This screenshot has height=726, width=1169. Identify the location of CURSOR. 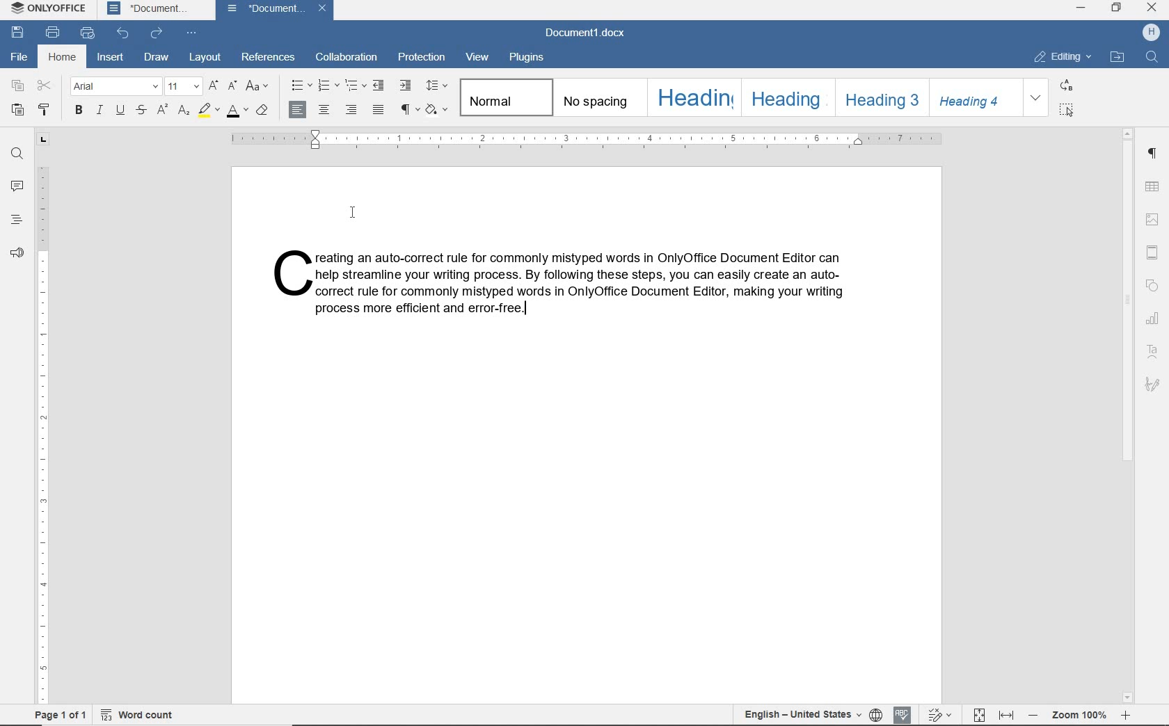
(353, 213).